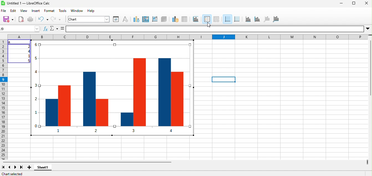 The width and height of the screenshot is (372, 176). I want to click on Selected cell, so click(224, 79).